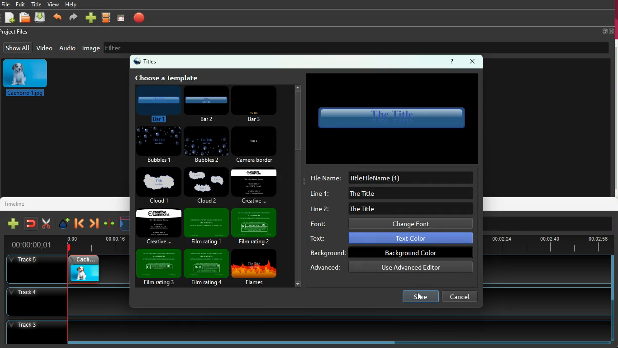 The height and width of the screenshot is (348, 618). What do you see at coordinates (30, 223) in the screenshot?
I see `join` at bounding box center [30, 223].